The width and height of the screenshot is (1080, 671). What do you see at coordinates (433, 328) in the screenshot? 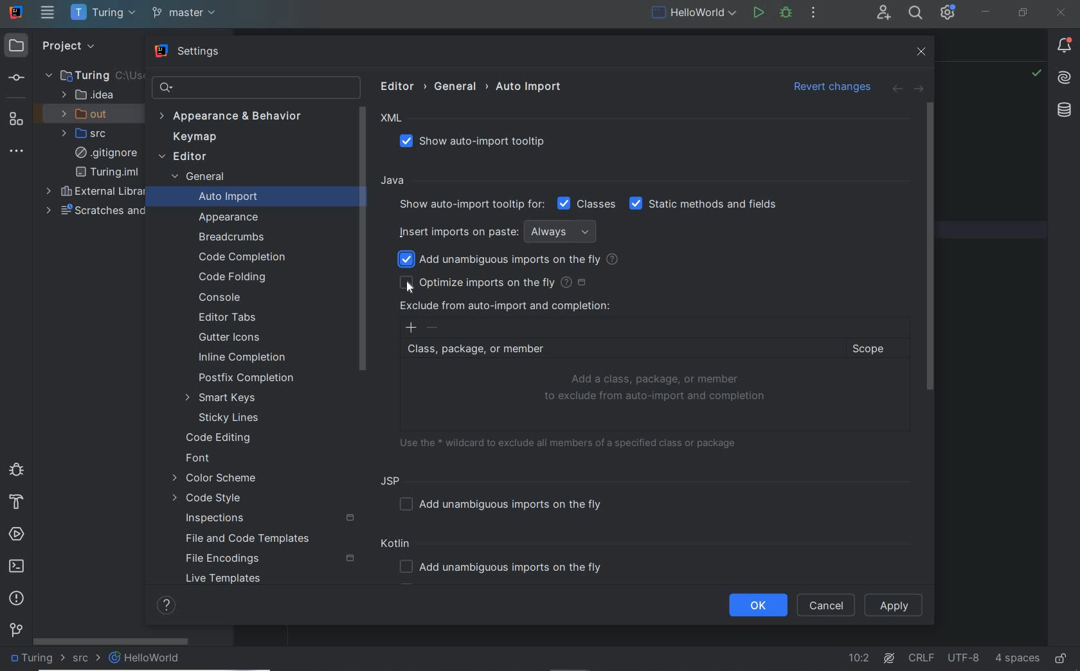
I see `REMOVE` at bounding box center [433, 328].